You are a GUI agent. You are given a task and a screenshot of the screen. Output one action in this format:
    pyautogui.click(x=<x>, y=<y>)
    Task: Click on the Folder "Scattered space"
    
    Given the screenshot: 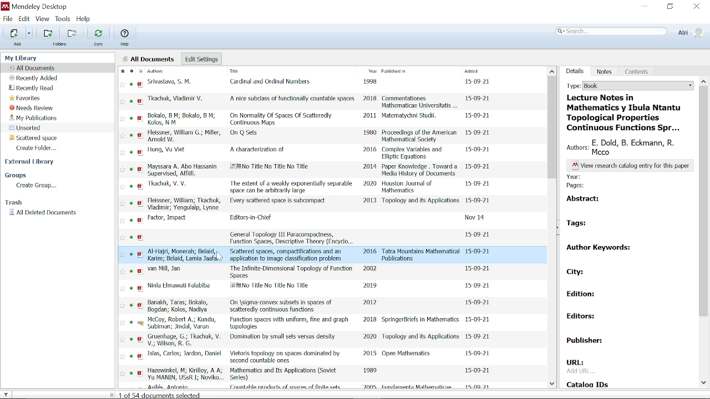 What is the action you would take?
    pyautogui.click(x=33, y=137)
    